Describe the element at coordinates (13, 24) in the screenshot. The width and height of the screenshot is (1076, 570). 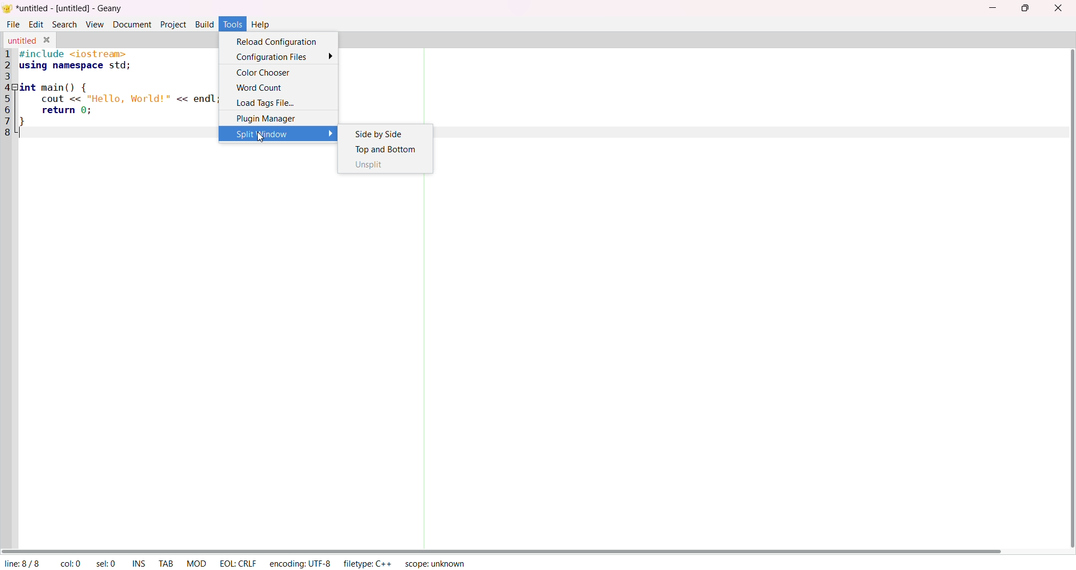
I see `File` at that location.